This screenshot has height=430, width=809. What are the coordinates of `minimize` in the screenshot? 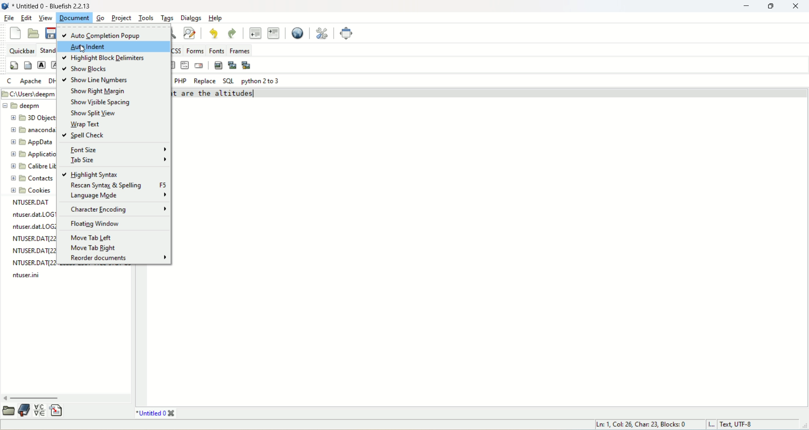 It's located at (745, 6).